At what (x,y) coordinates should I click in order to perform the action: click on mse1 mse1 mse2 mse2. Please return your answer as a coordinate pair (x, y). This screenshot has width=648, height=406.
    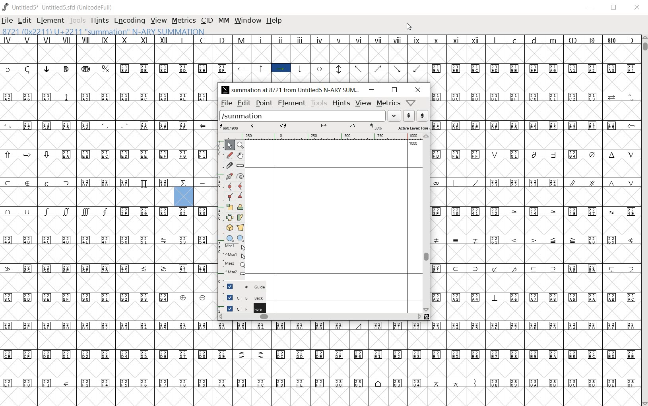
    Looking at the image, I should click on (235, 259).